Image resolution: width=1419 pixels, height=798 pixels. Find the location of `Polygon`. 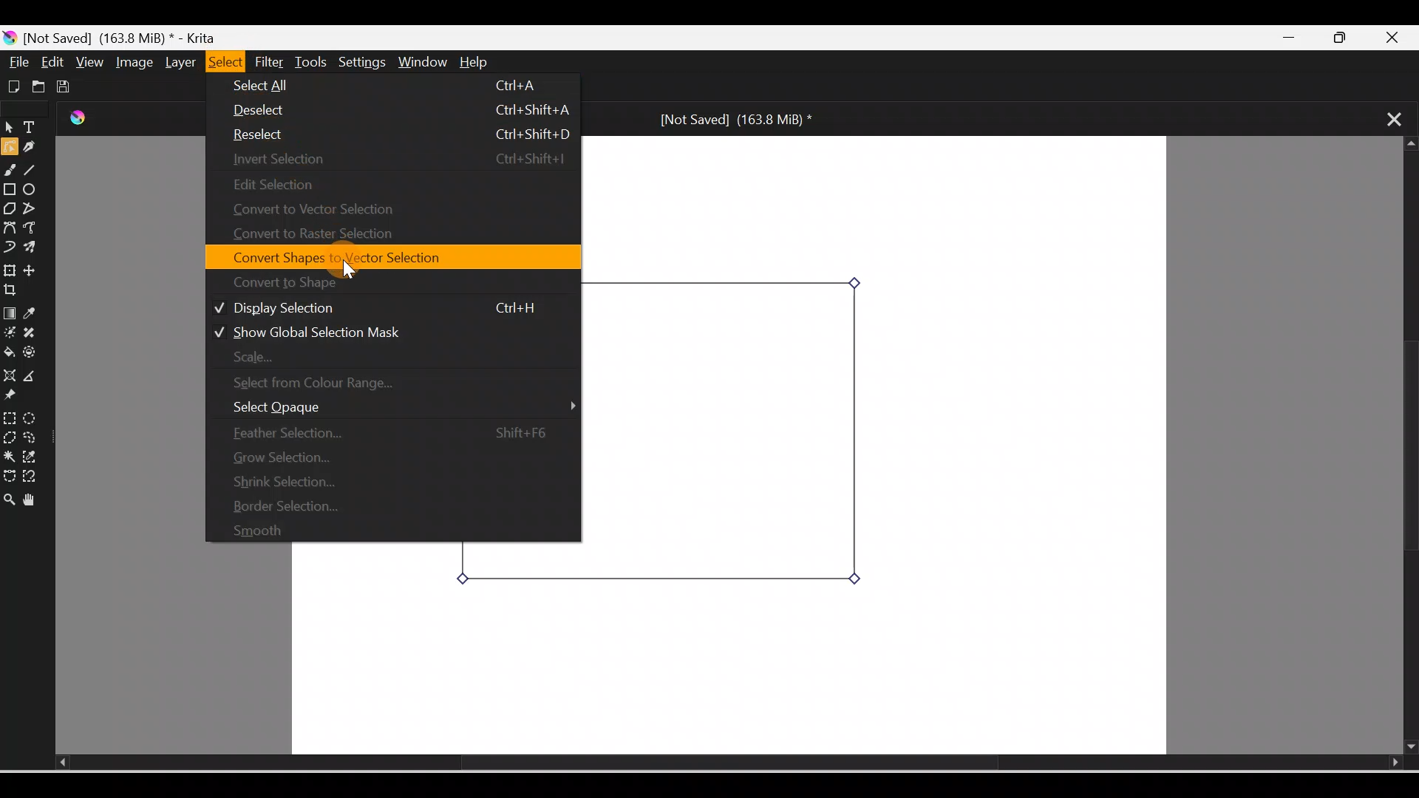

Polygon is located at coordinates (9, 208).